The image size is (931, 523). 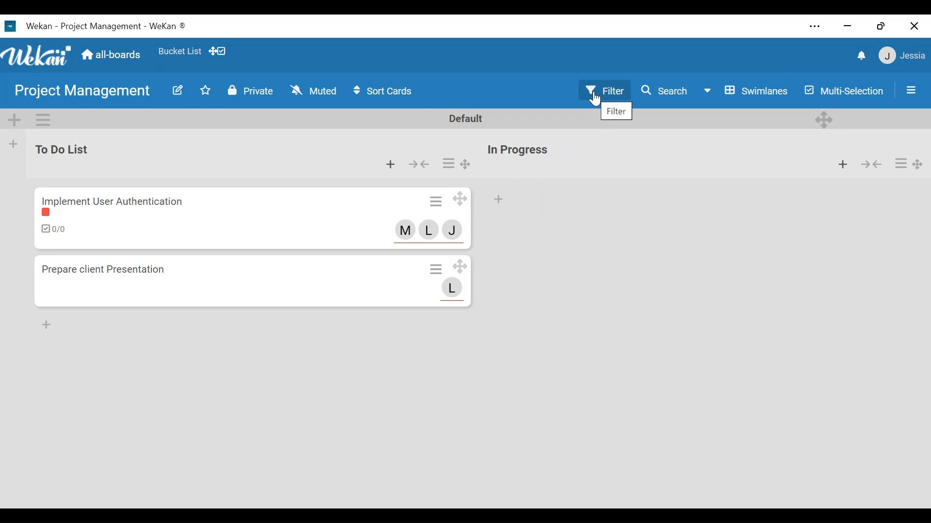 What do you see at coordinates (447, 164) in the screenshot?
I see `list actions` at bounding box center [447, 164].